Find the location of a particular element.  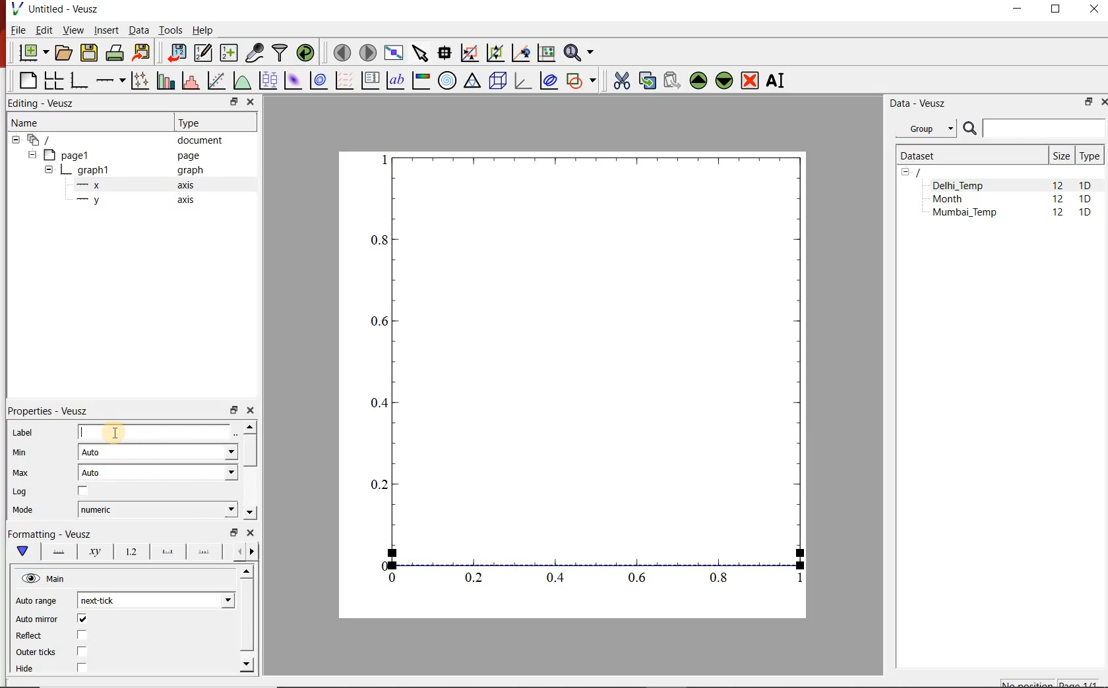

graph1 is located at coordinates (125, 170).